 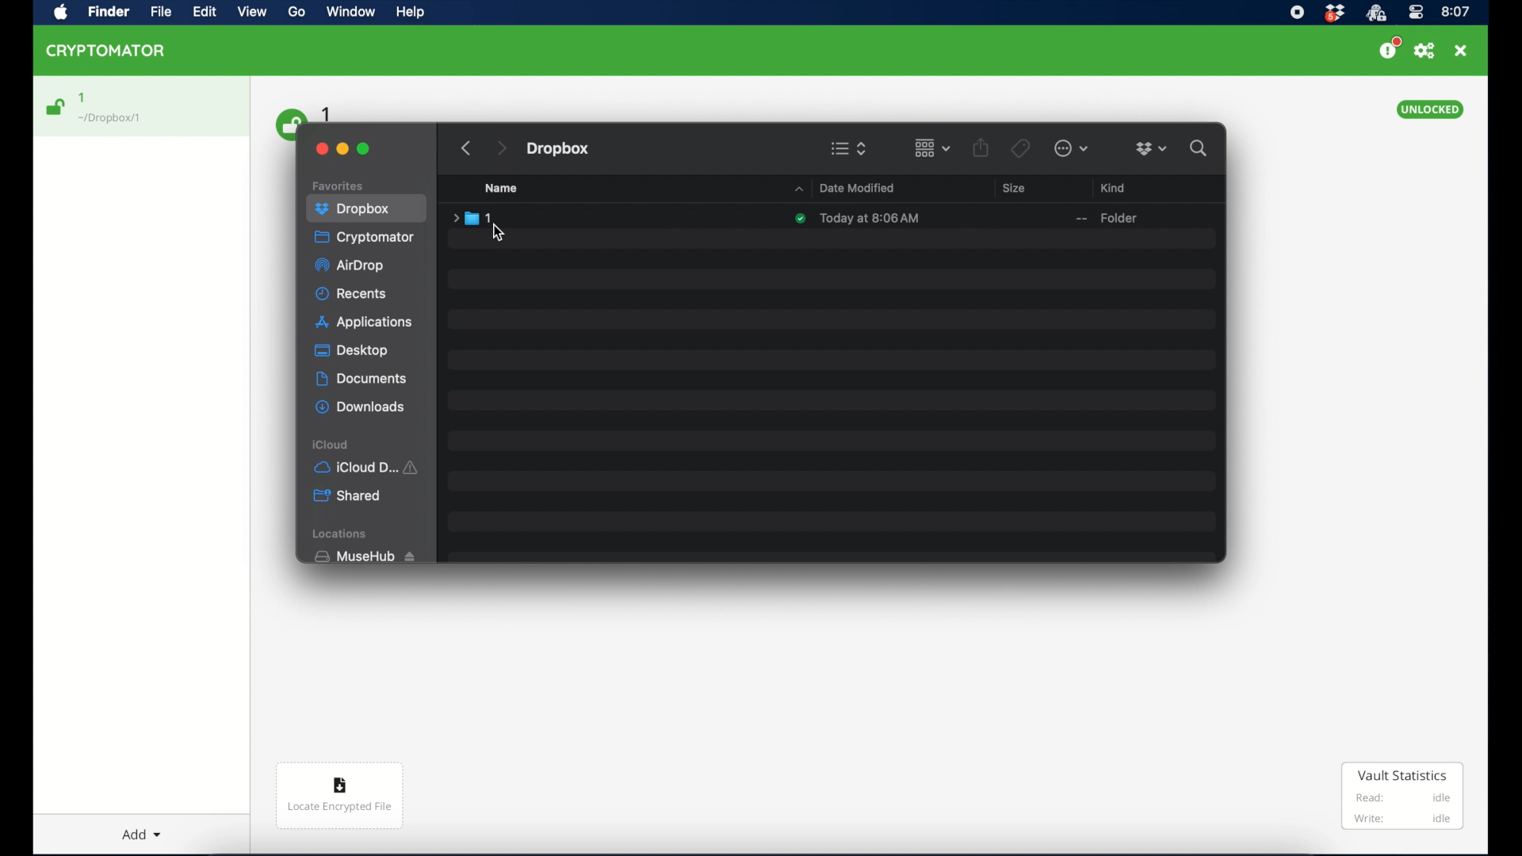 I want to click on desktop, so click(x=351, y=351).